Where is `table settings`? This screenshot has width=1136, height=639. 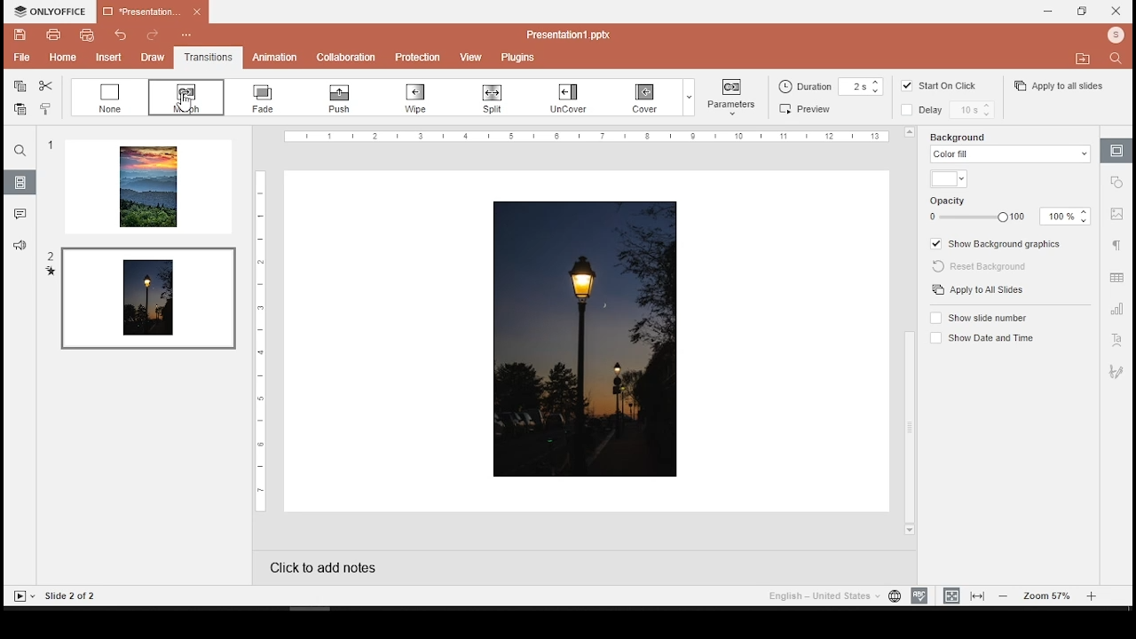 table settings is located at coordinates (1117, 279).